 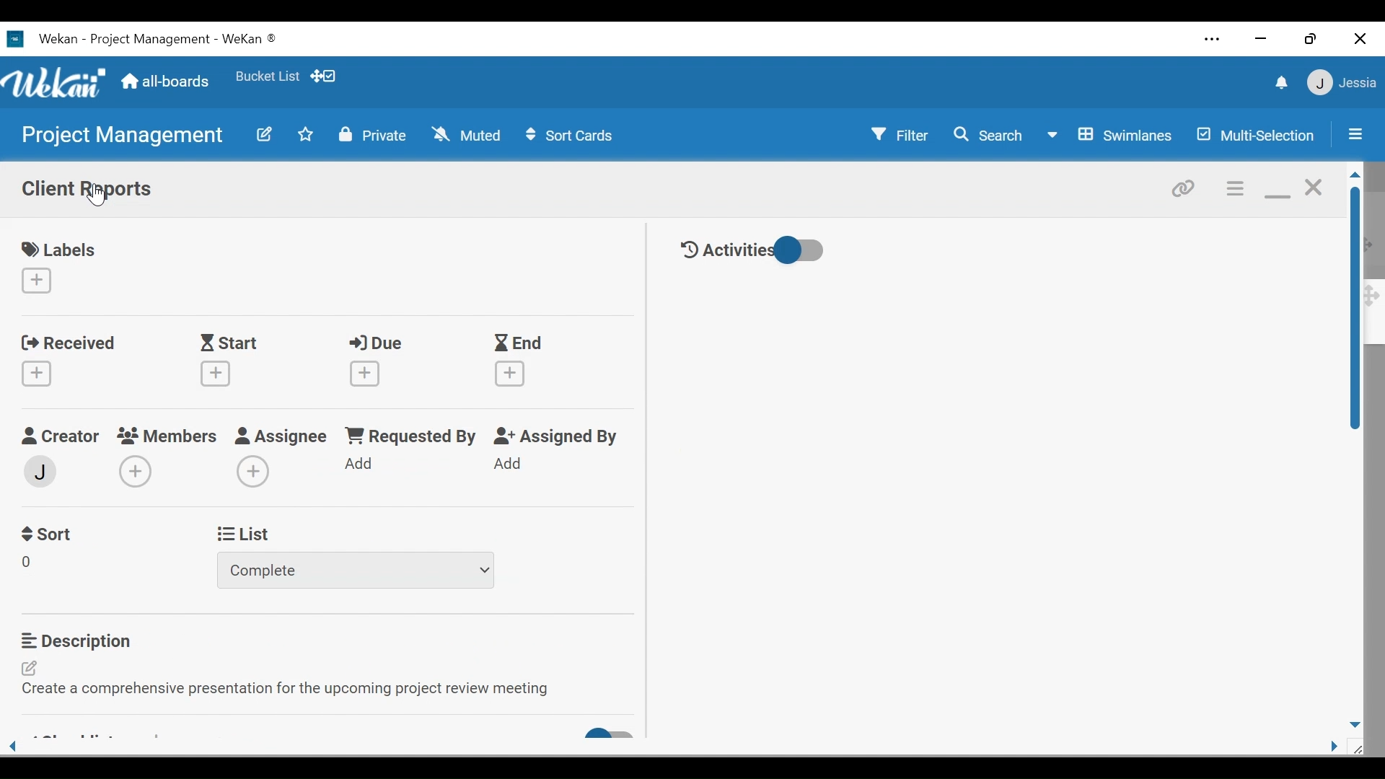 What do you see at coordinates (508, 373) in the screenshot?
I see `Create End Date` at bounding box center [508, 373].